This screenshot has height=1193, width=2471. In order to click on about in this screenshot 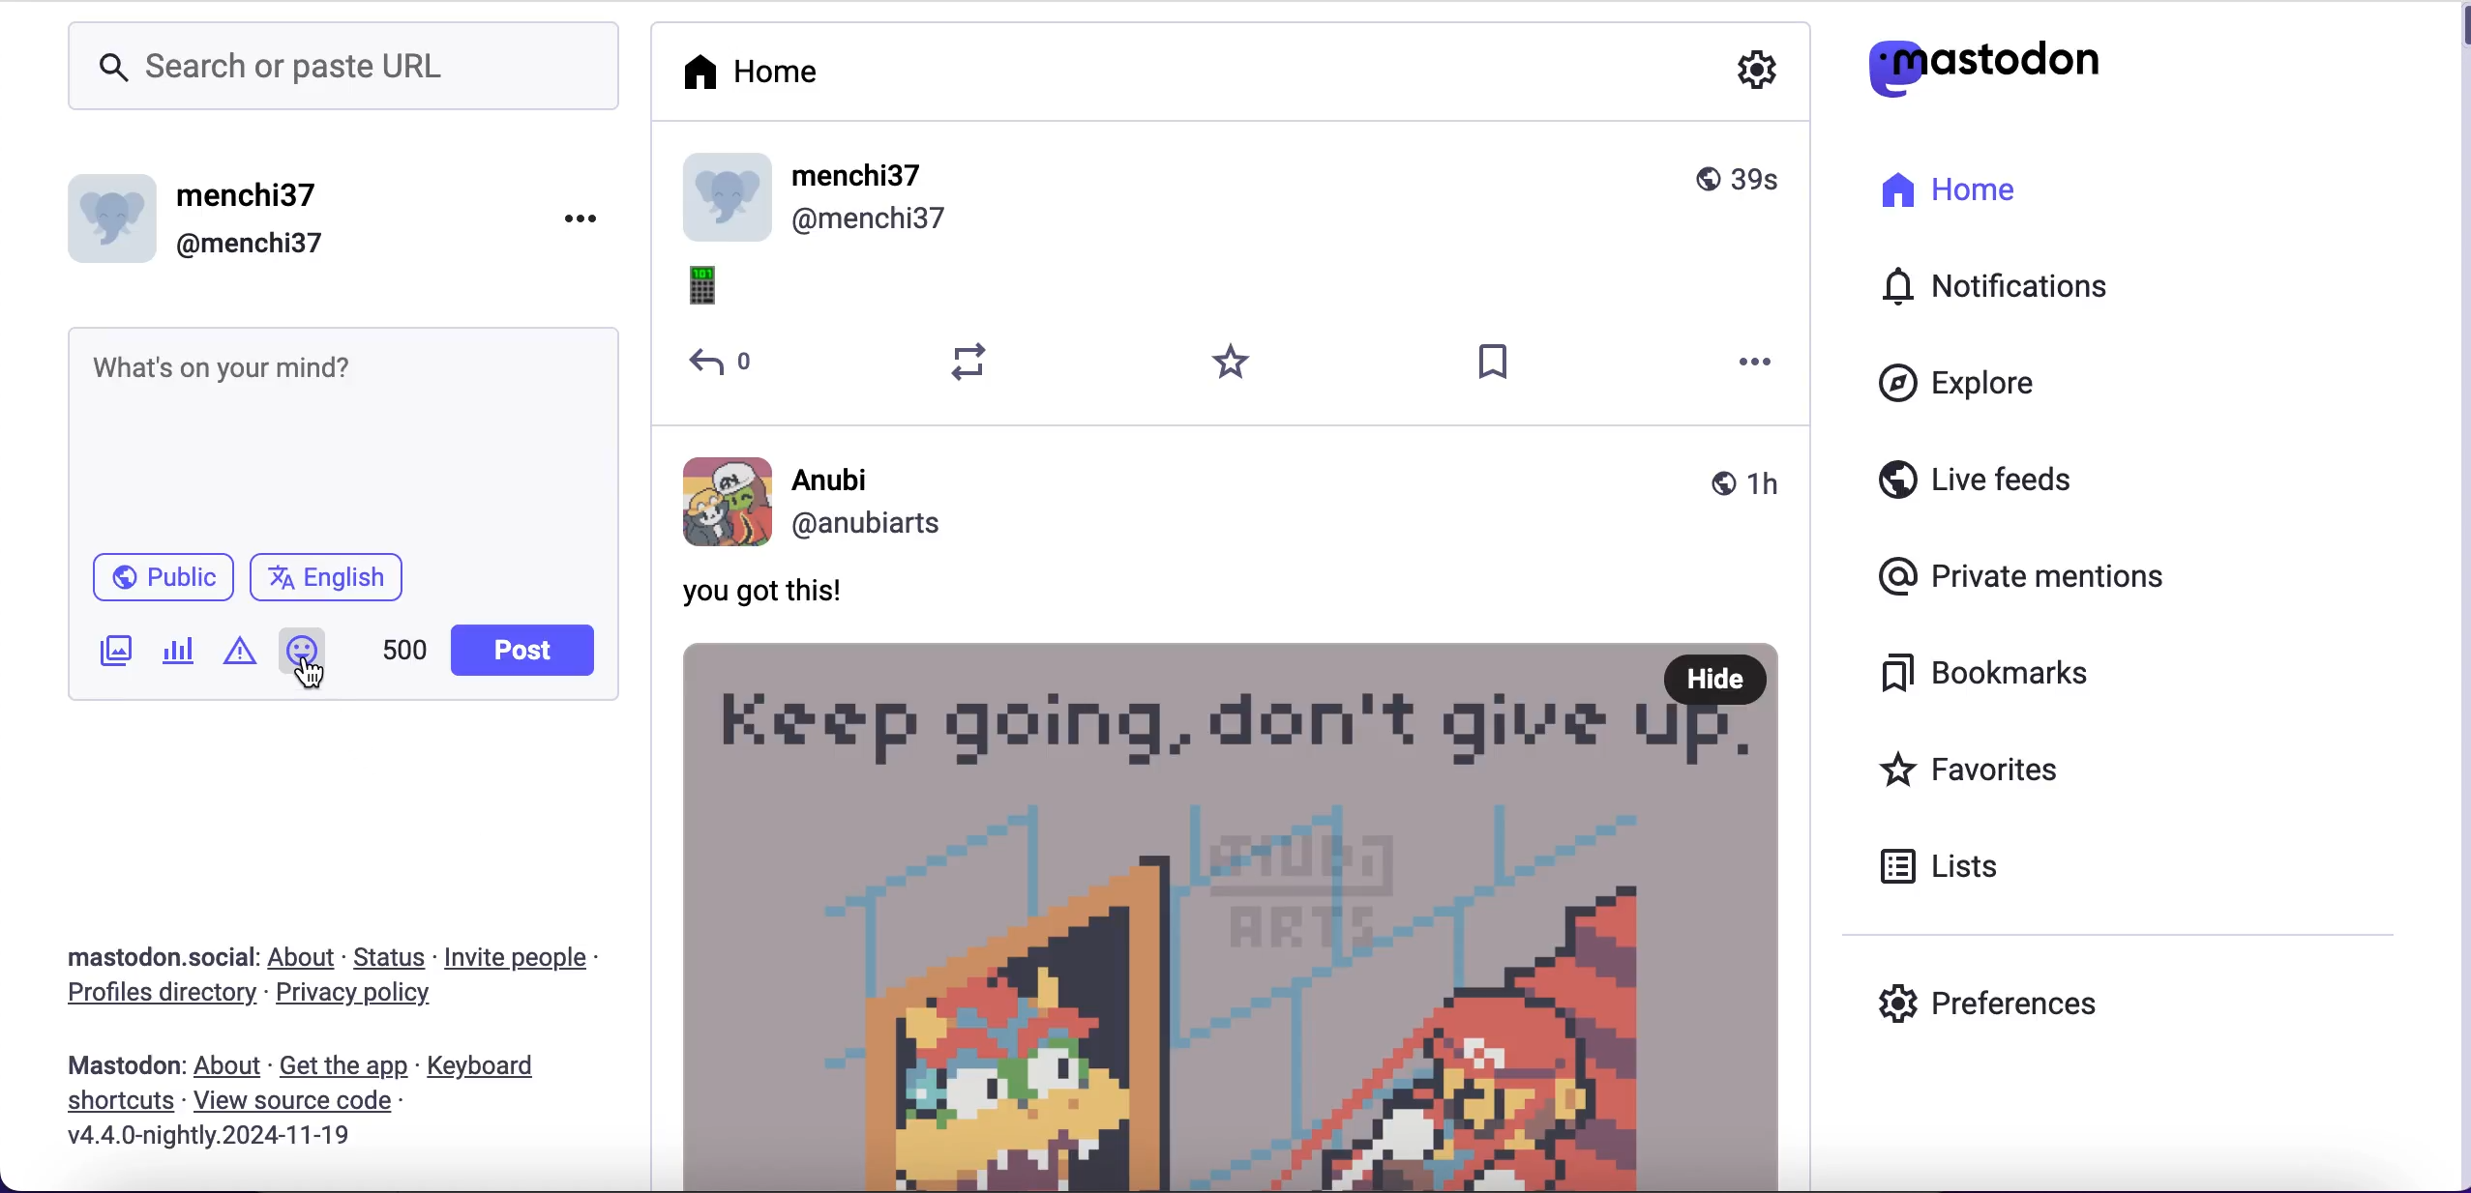, I will do `click(227, 1065)`.